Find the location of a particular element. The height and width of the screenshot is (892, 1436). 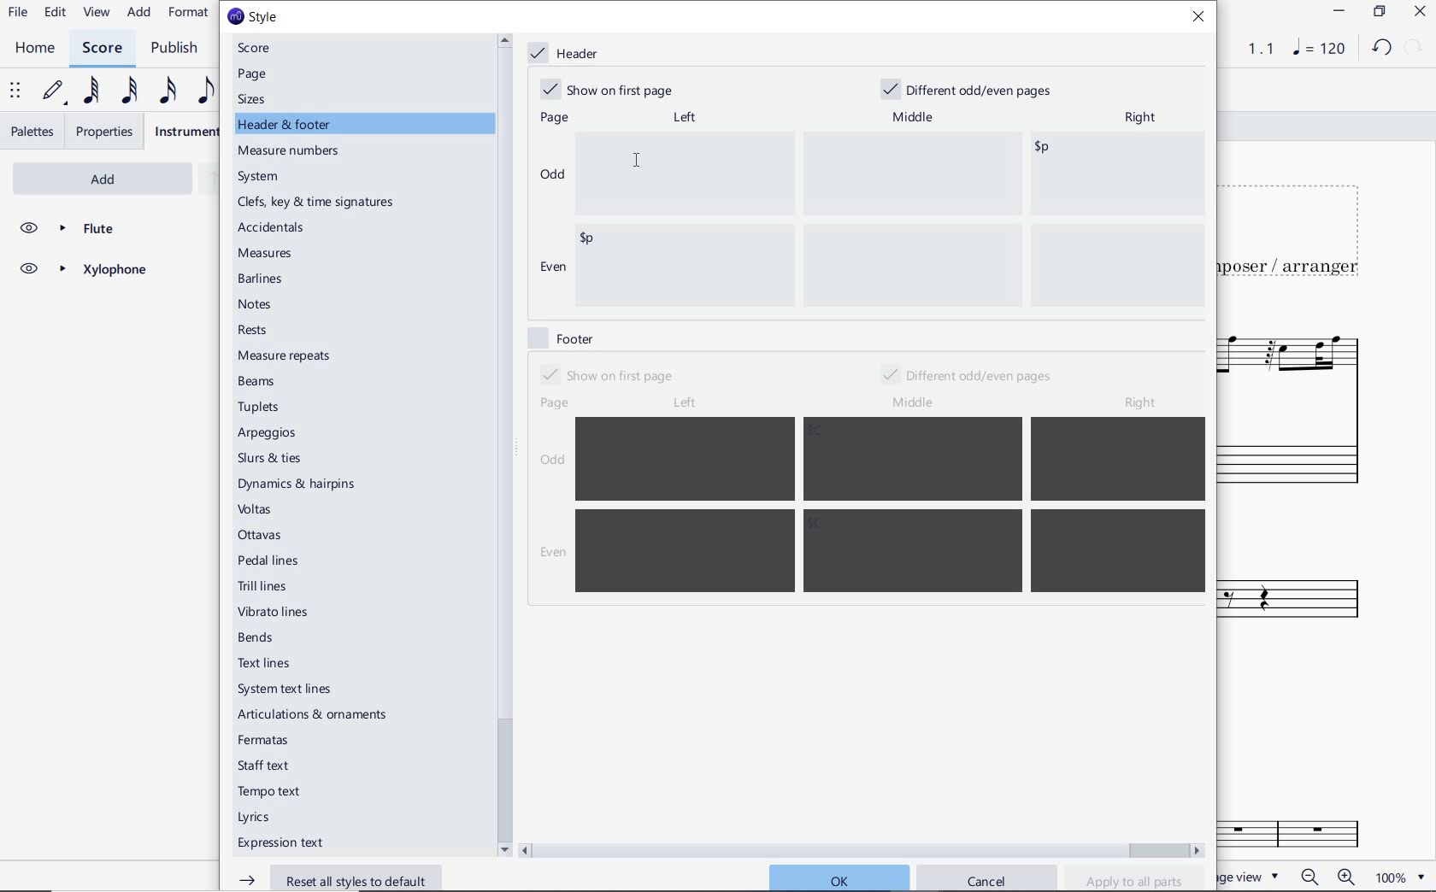

ADD is located at coordinates (140, 12).